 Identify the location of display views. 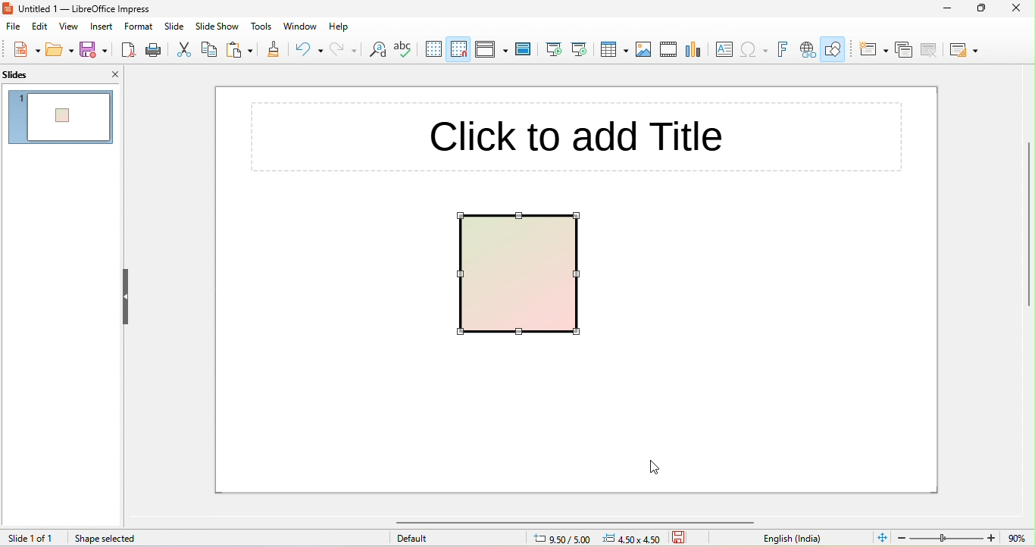
(492, 48).